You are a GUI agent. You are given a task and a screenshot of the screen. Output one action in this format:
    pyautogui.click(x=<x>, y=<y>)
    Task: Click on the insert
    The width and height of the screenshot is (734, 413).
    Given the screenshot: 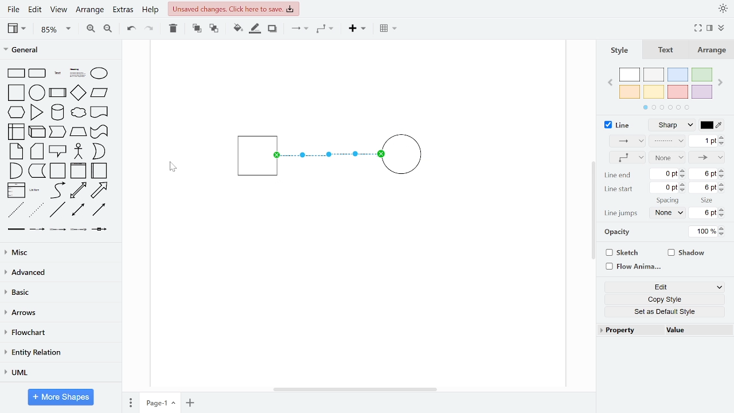 What is the action you would take?
    pyautogui.click(x=360, y=29)
    